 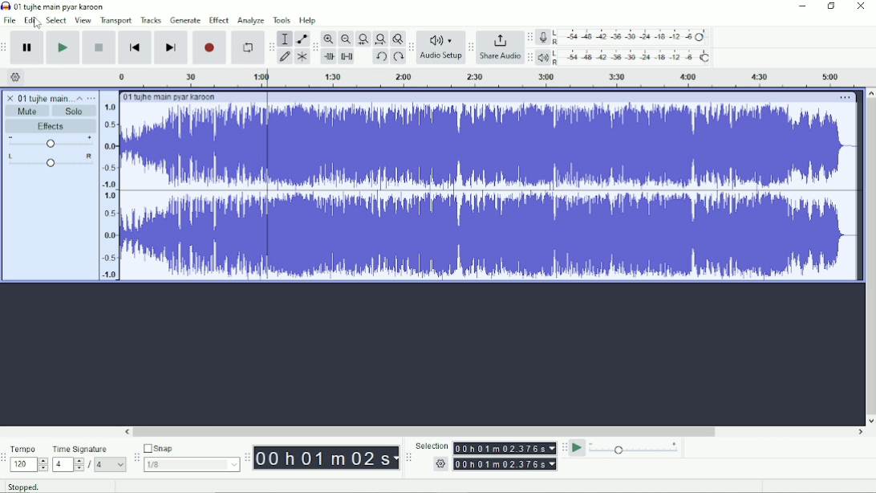 I want to click on Draw tool, so click(x=285, y=56).